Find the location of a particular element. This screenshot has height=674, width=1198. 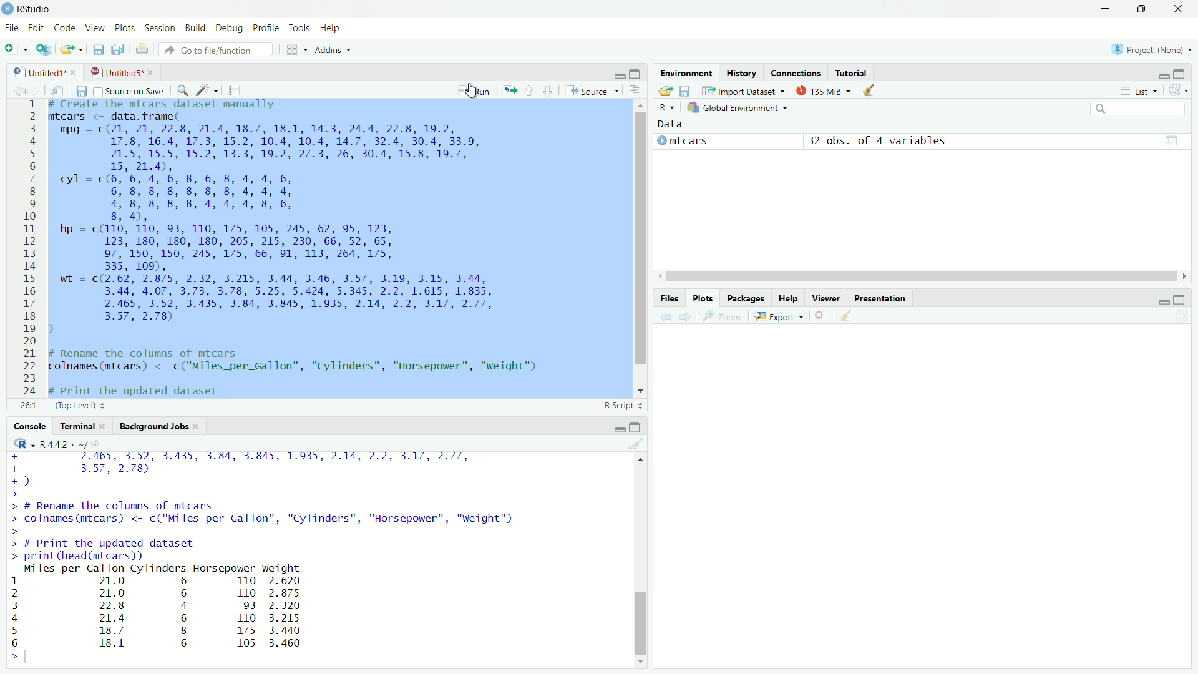

Session is located at coordinates (160, 27).